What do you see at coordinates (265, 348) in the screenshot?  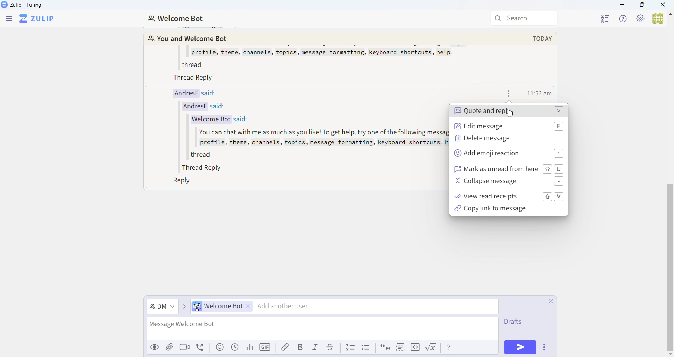 I see `GIF` at bounding box center [265, 348].